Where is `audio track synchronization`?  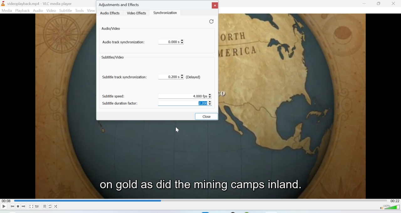
audio track synchronization is located at coordinates (124, 43).